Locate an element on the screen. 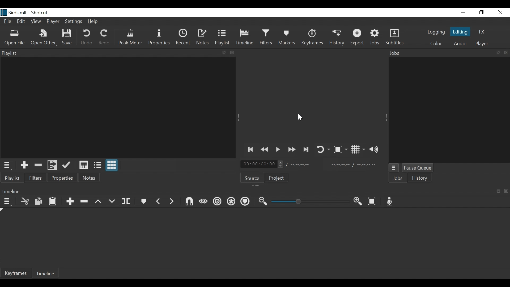 The width and height of the screenshot is (510, 287). Zoom Timeline to fit is located at coordinates (373, 201).